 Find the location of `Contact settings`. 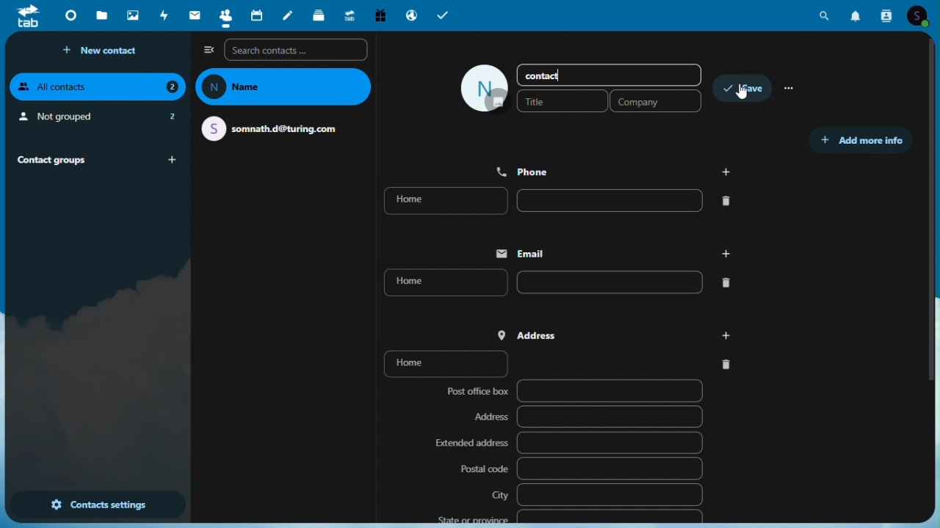

Contact settings is located at coordinates (96, 506).